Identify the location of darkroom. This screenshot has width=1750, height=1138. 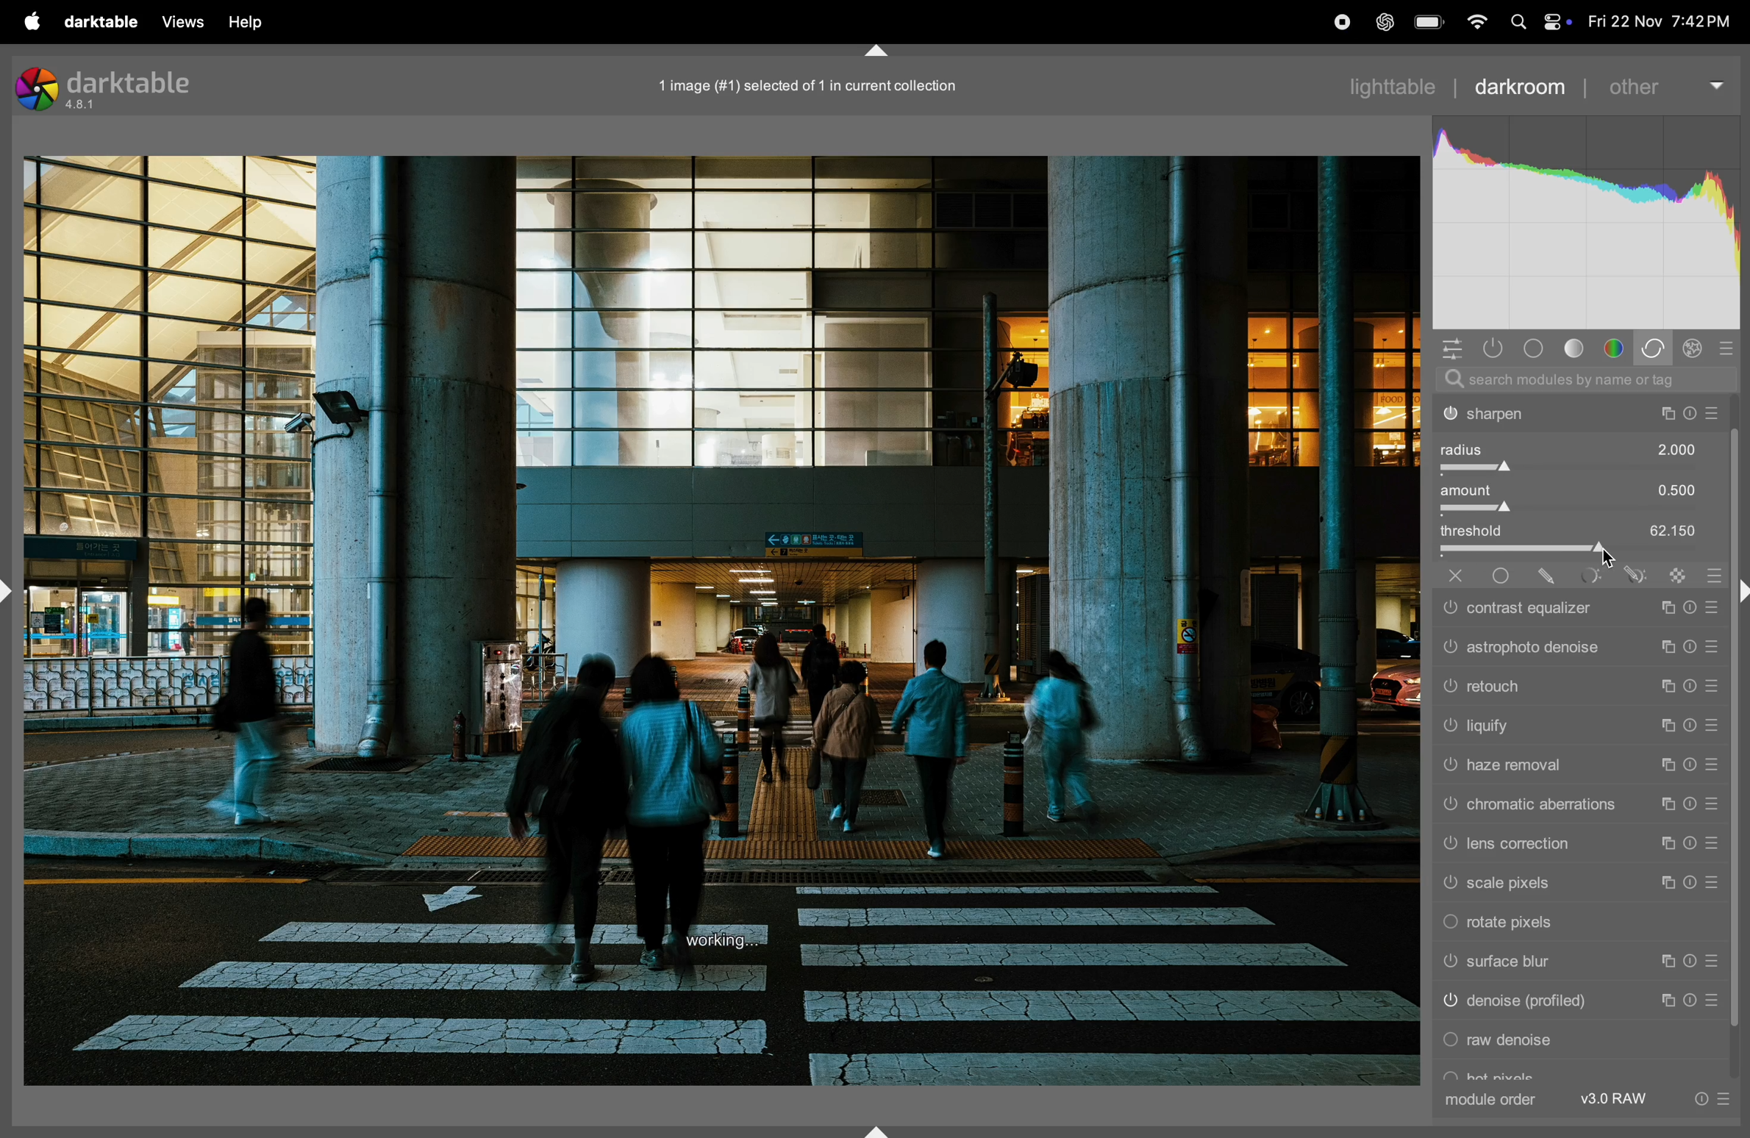
(1522, 87).